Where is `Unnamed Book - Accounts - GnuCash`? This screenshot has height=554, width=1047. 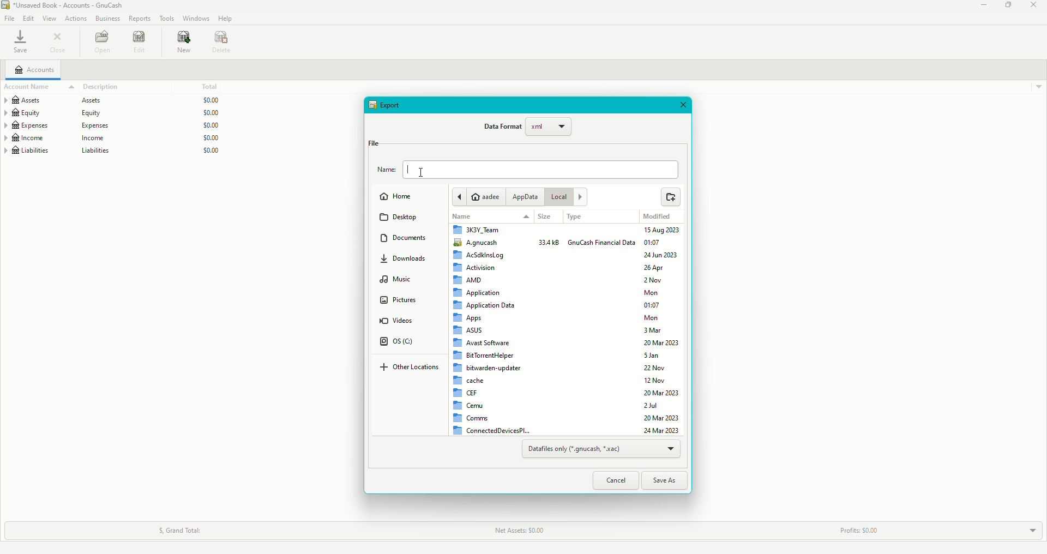 Unnamed Book - Accounts - GnuCash is located at coordinates (66, 5).